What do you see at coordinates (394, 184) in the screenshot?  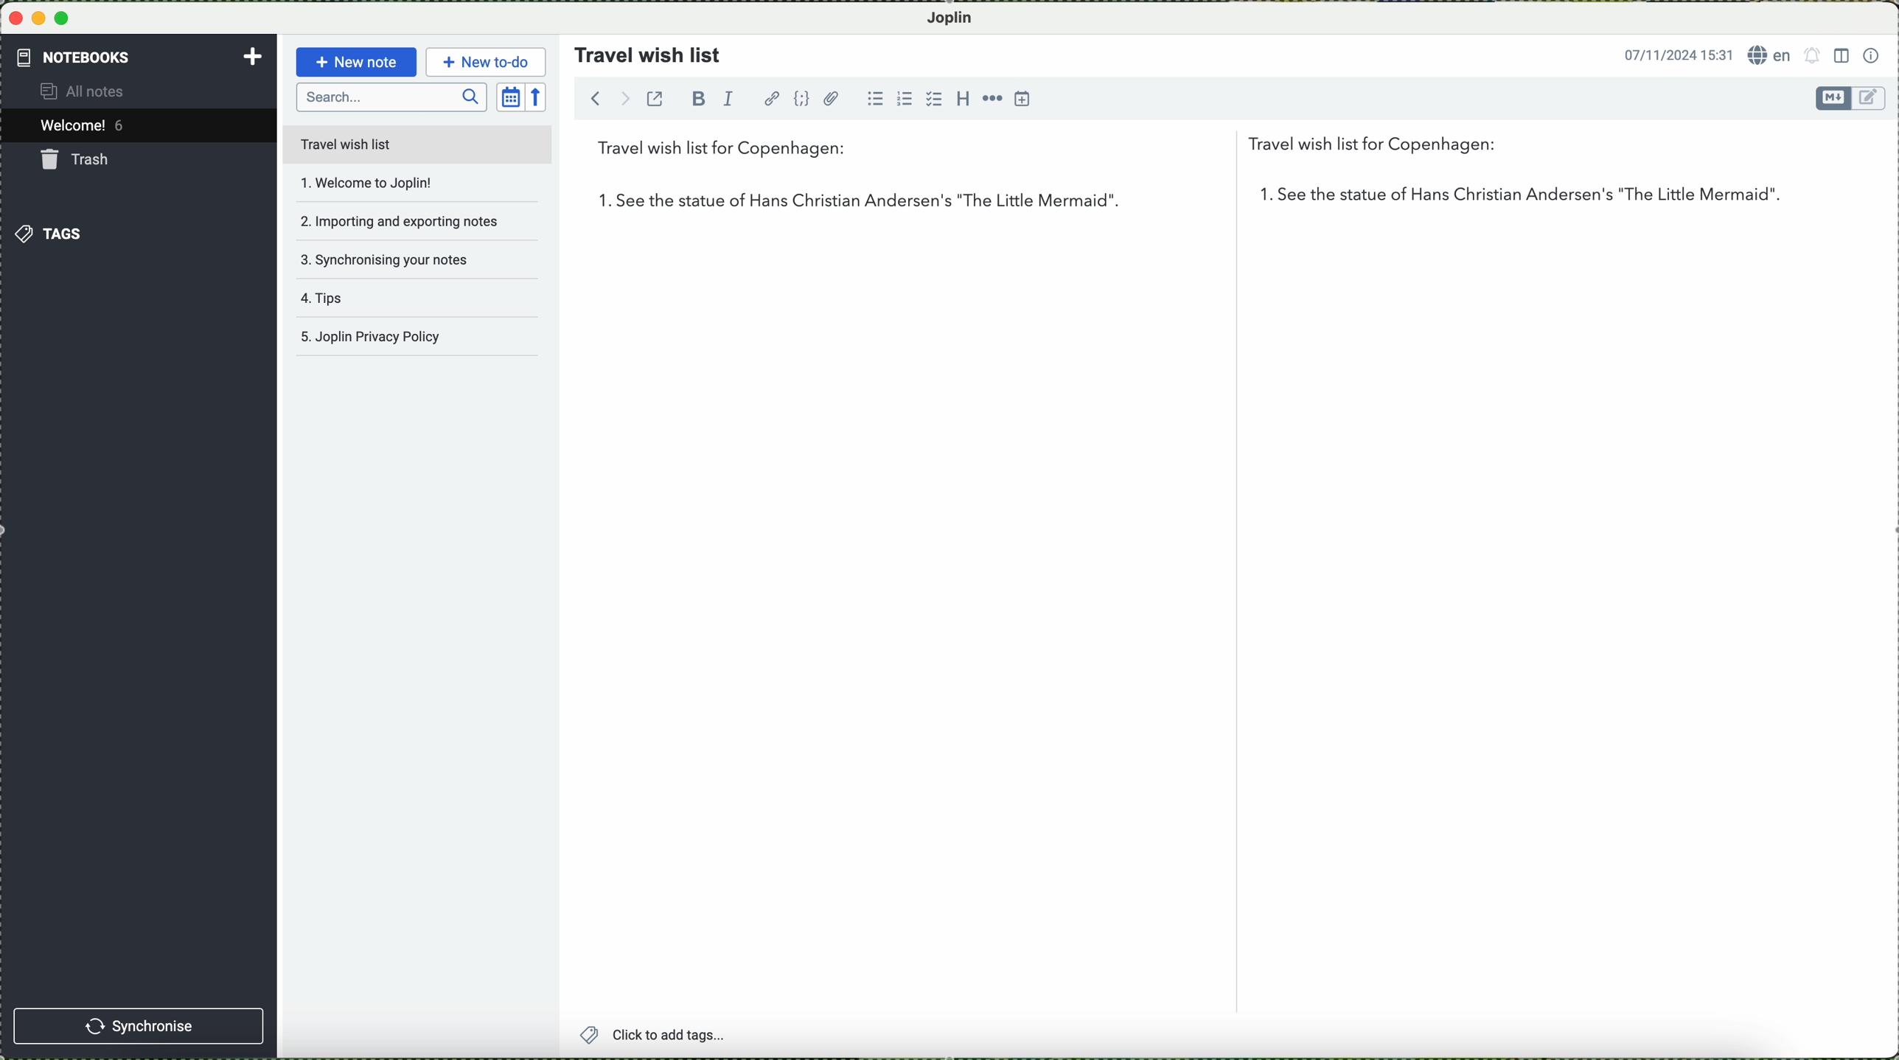 I see `welcome to joplin` at bounding box center [394, 184].